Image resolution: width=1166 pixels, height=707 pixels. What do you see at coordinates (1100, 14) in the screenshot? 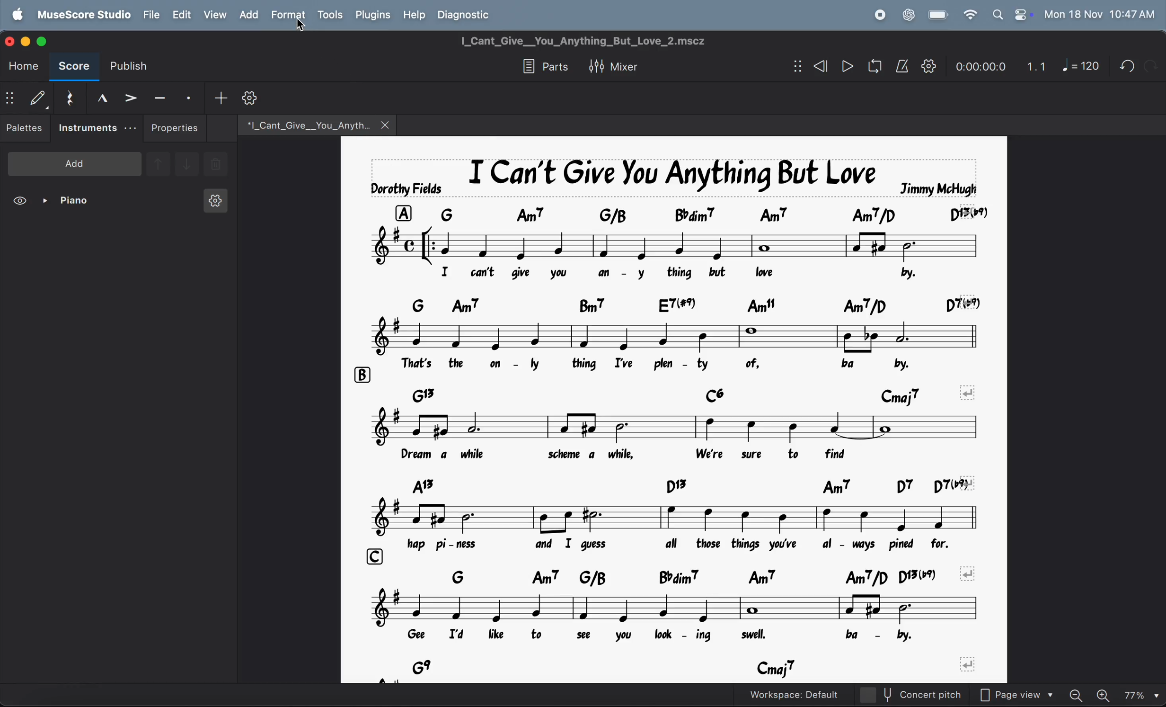
I see `date and time` at bounding box center [1100, 14].